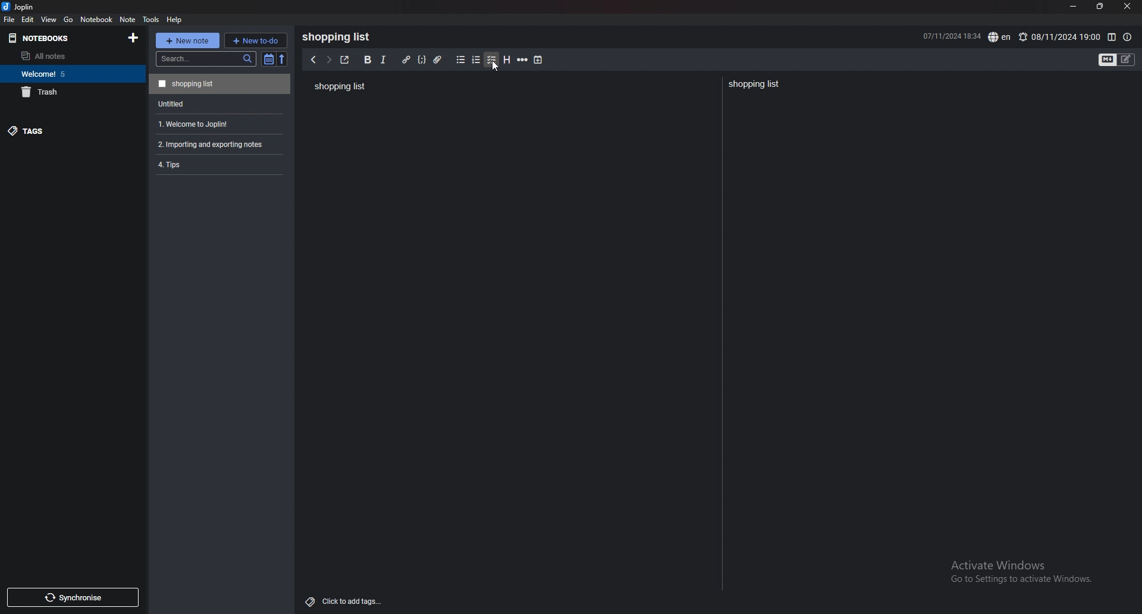 The height and width of the screenshot is (614, 1142). I want to click on 1. Welcome to Joplin!, so click(217, 123).